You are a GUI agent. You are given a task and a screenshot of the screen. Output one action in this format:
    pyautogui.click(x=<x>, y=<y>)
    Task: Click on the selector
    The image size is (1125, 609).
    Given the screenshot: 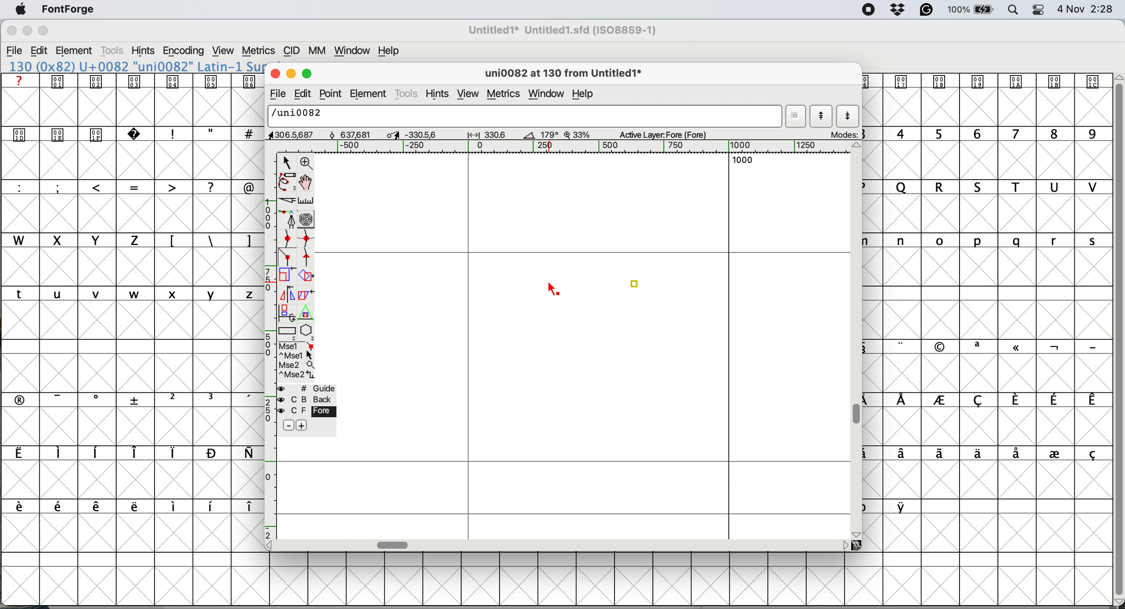 What is the action you would take?
    pyautogui.click(x=286, y=163)
    